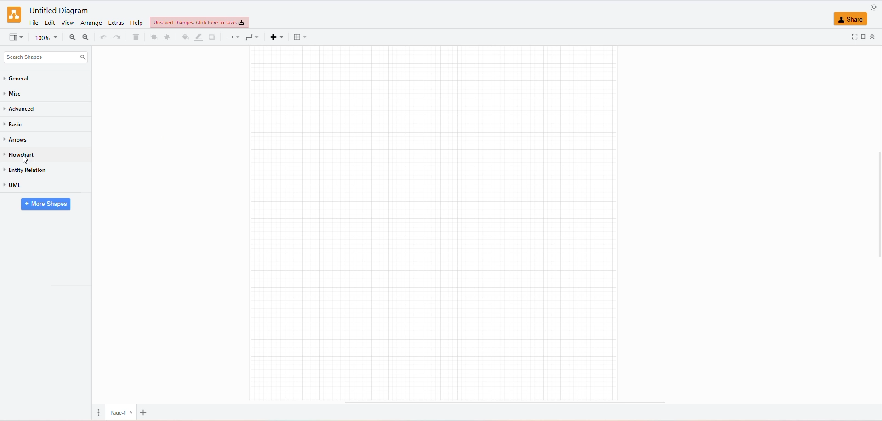  I want to click on TO BACK, so click(167, 37).